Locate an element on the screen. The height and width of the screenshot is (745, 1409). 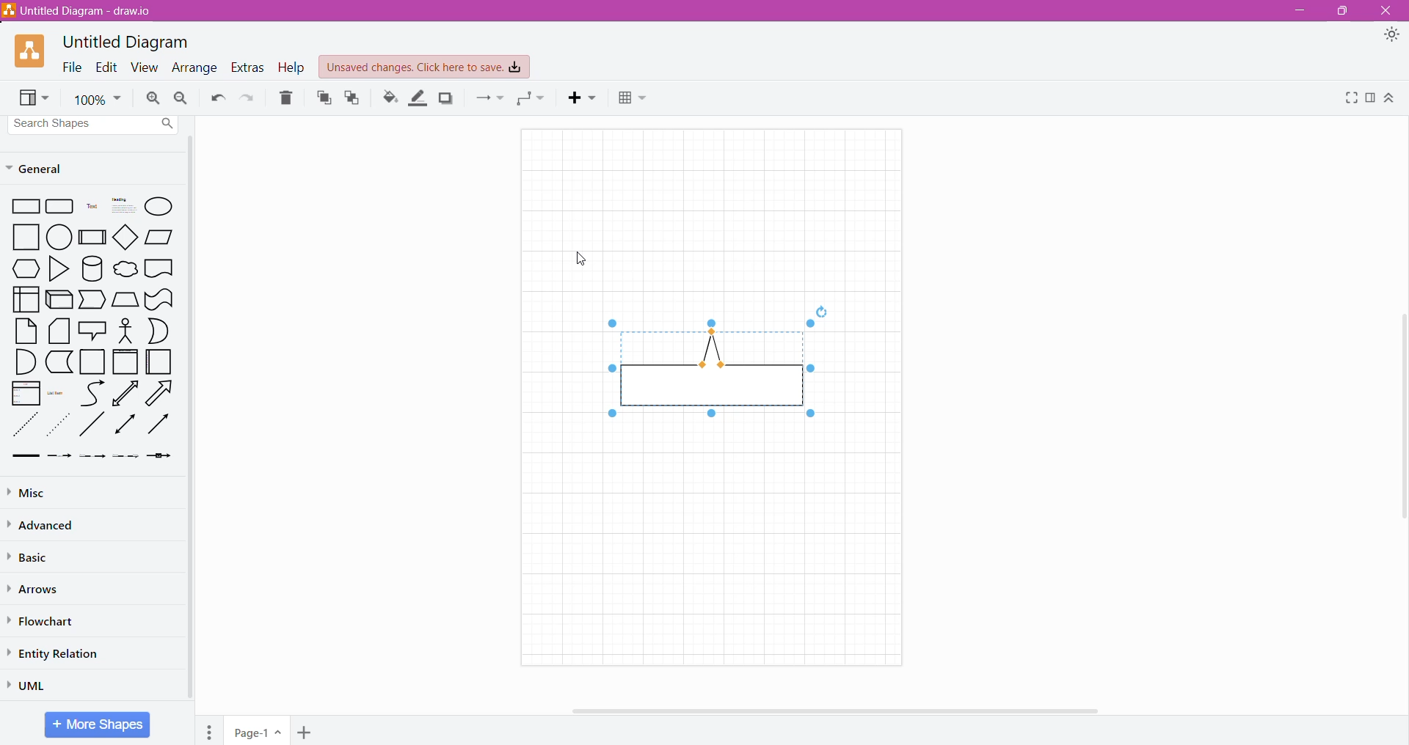
list item is located at coordinates (59, 392).